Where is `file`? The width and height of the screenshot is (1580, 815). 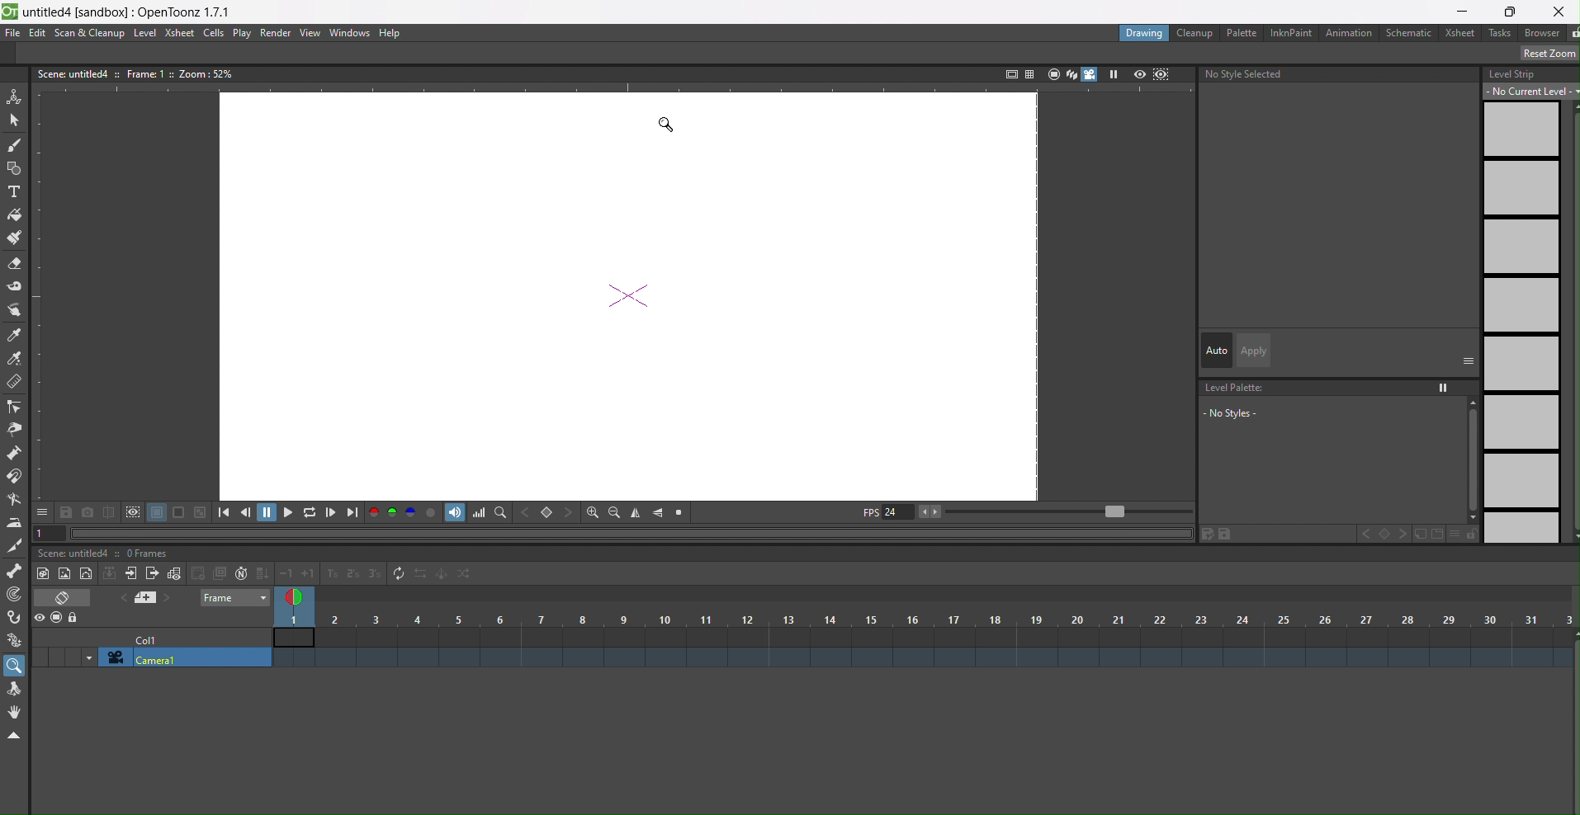 file is located at coordinates (13, 32).